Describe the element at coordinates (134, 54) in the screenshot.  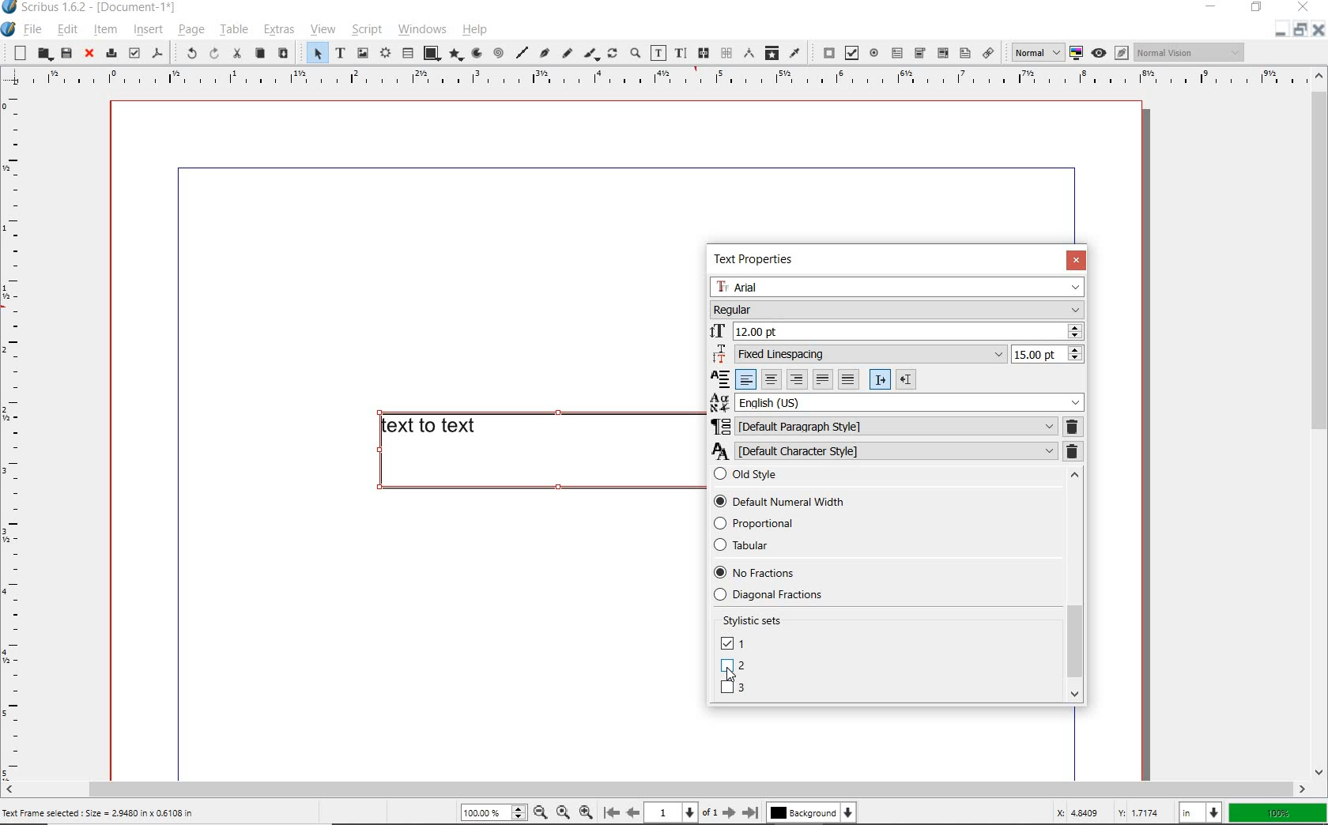
I see `preflight verifier` at that location.